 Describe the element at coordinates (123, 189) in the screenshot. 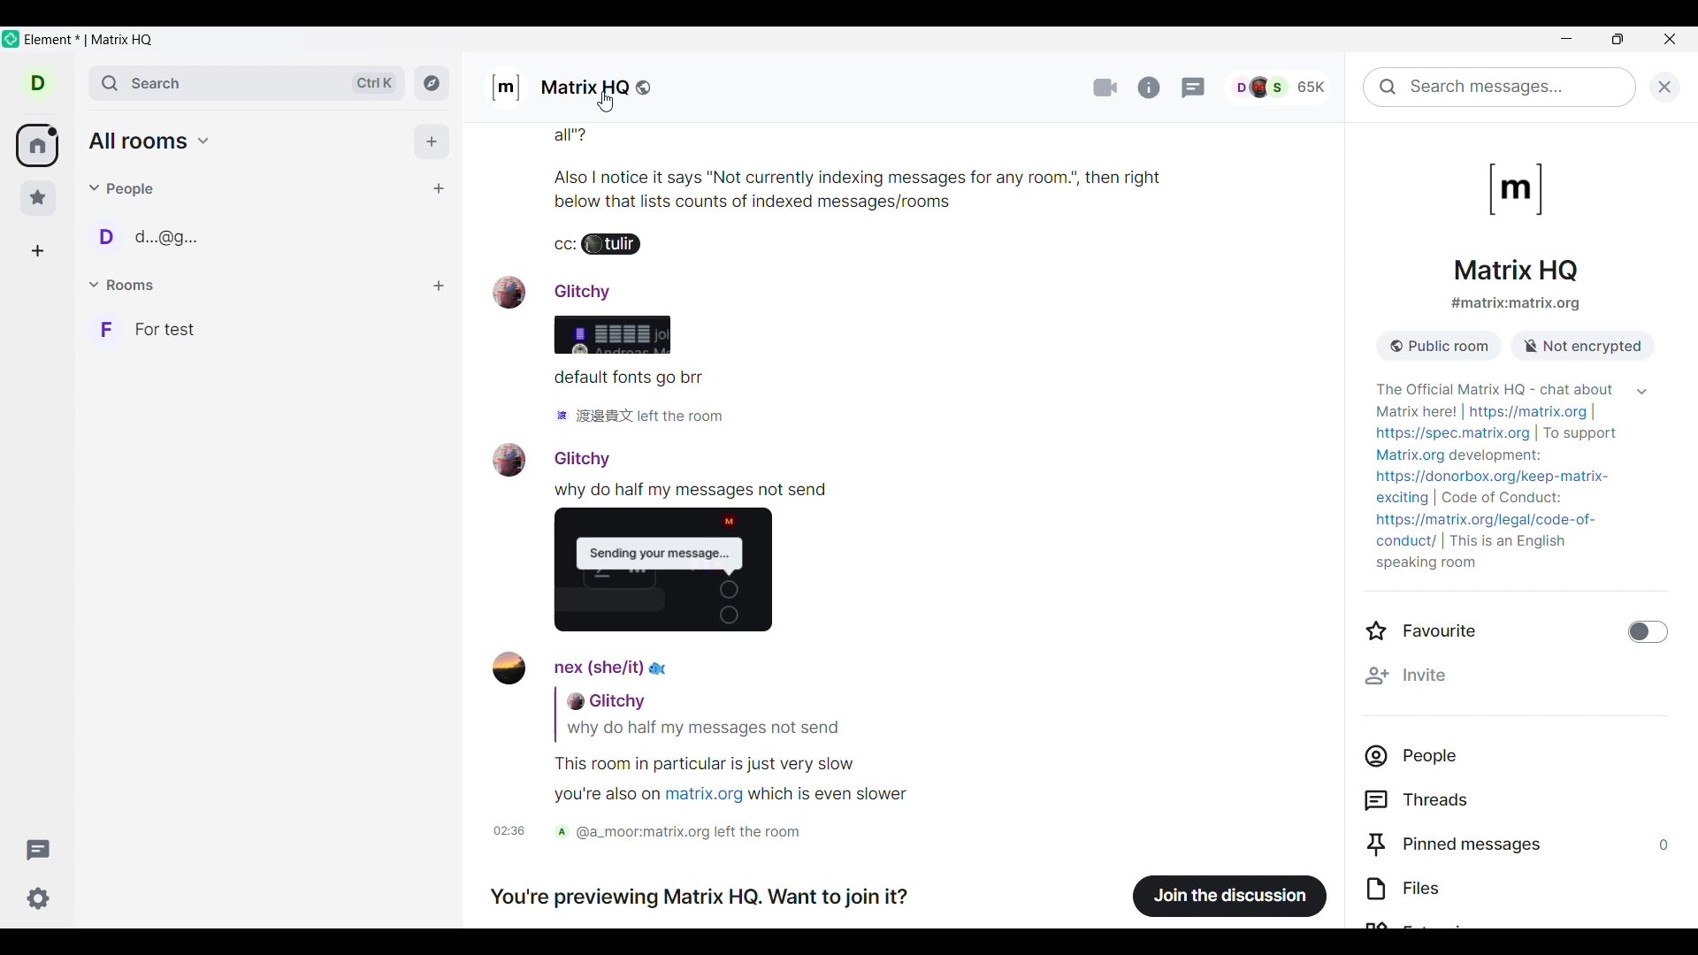

I see `People` at that location.